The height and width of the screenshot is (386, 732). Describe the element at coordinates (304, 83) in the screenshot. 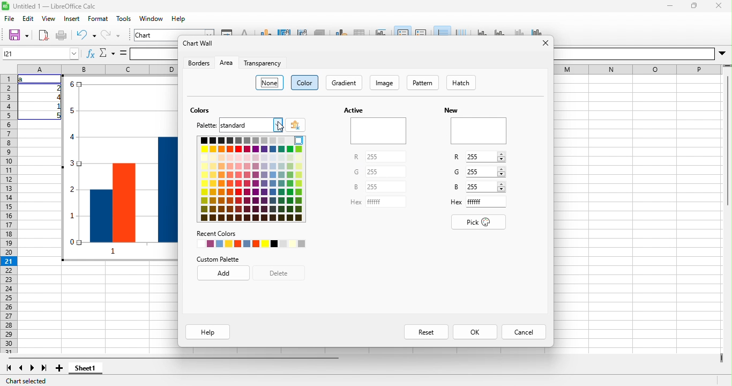

I see `color` at that location.